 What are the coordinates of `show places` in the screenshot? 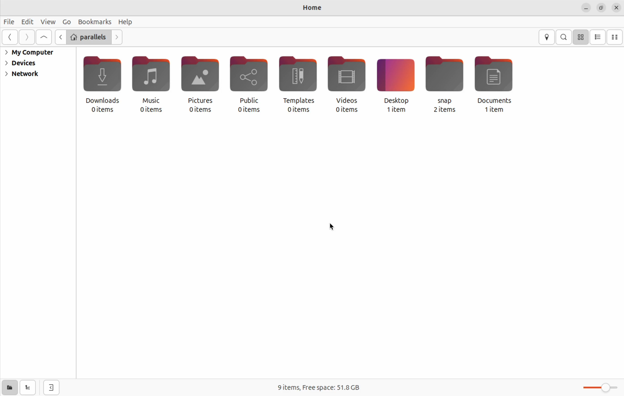 It's located at (8, 388).